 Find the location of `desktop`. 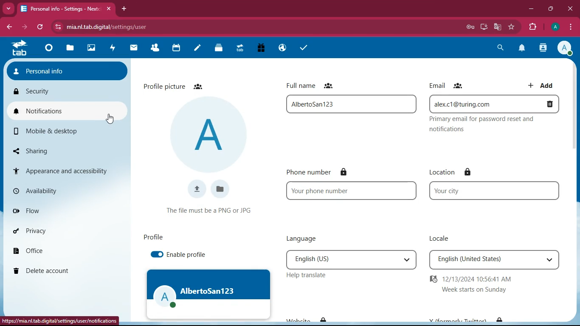

desktop is located at coordinates (482, 27).